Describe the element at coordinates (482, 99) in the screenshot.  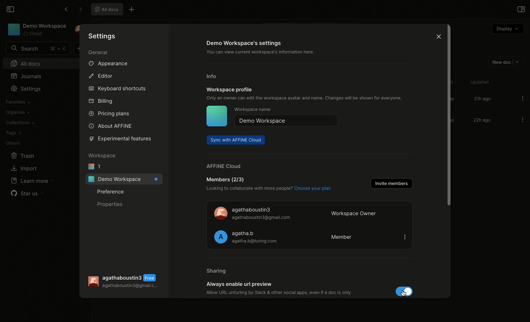
I see `21h ago` at that location.